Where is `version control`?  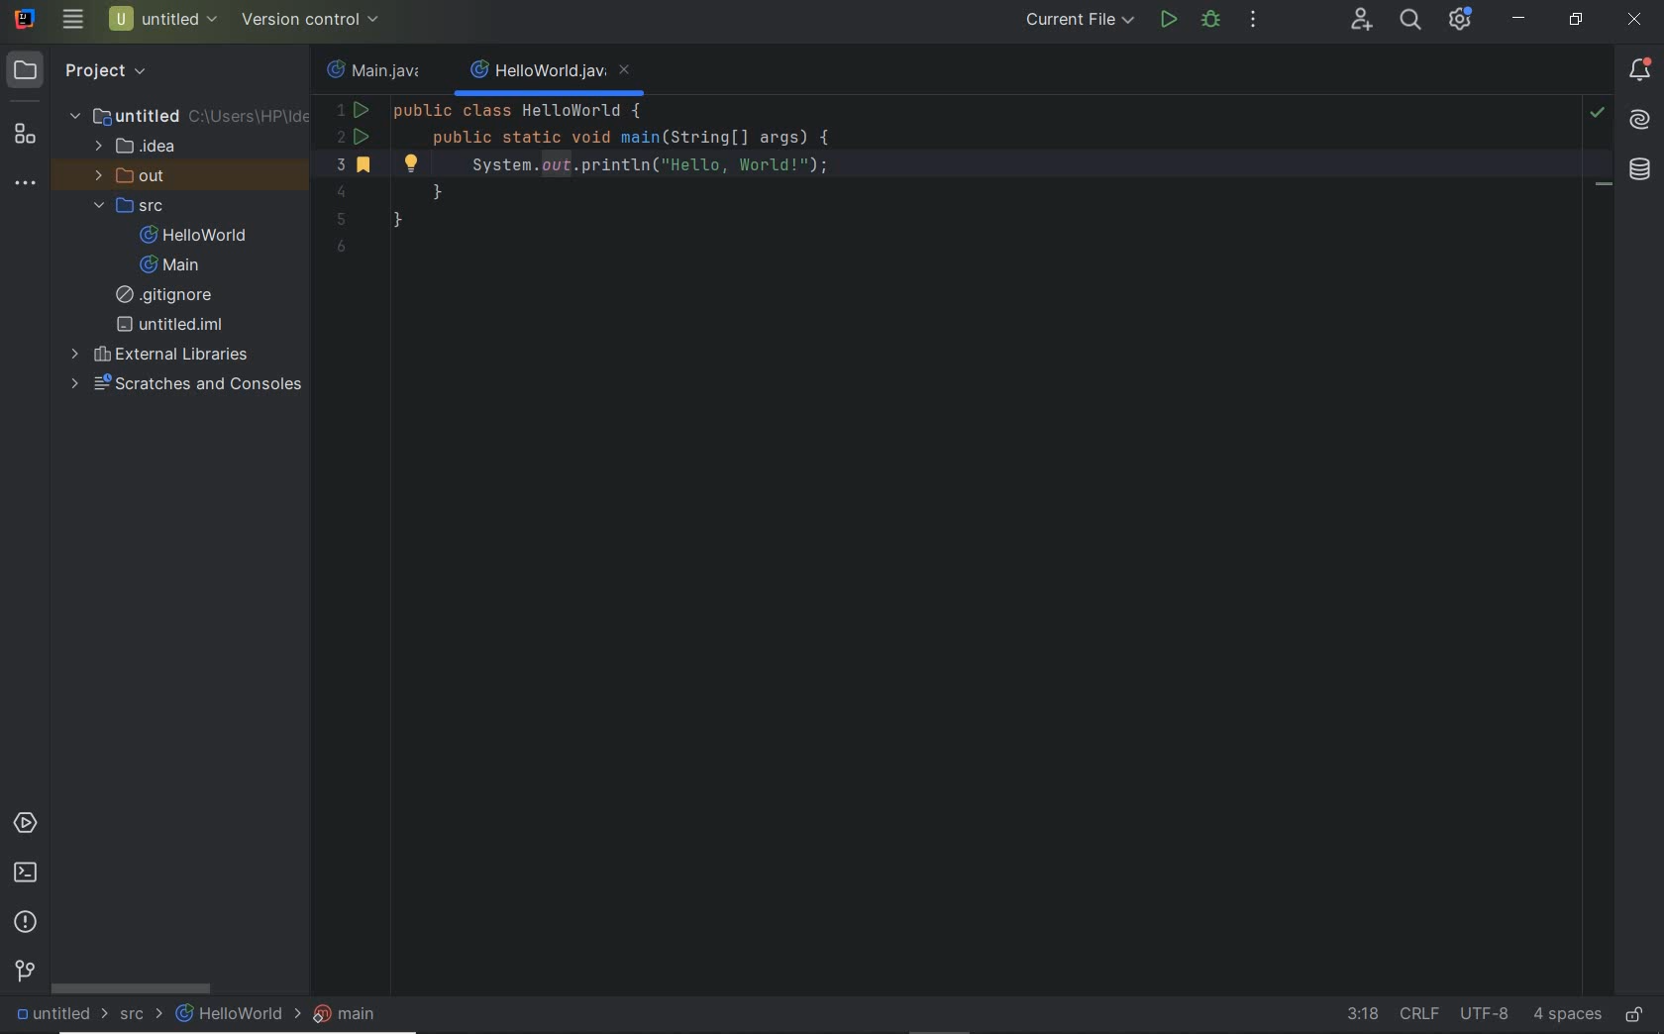
version control is located at coordinates (27, 971).